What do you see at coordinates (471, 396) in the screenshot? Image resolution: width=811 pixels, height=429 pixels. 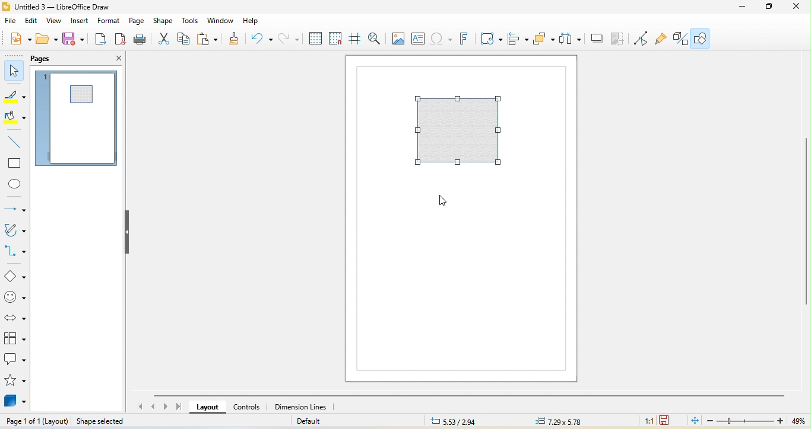 I see `horizontal scroll bar` at bounding box center [471, 396].